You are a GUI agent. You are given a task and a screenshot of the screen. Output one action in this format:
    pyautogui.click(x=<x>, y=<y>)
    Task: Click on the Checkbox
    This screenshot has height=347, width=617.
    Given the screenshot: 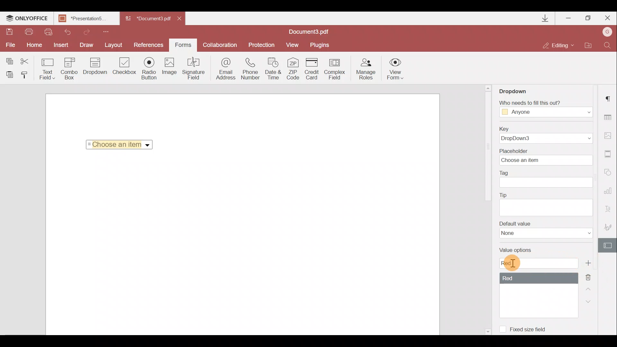 What is the action you would take?
    pyautogui.click(x=125, y=67)
    